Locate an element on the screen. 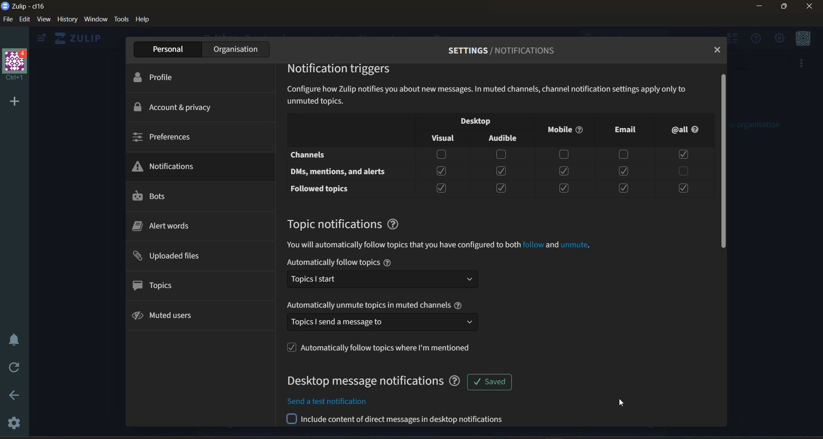 The width and height of the screenshot is (823, 439). Minimize is located at coordinates (760, 7).